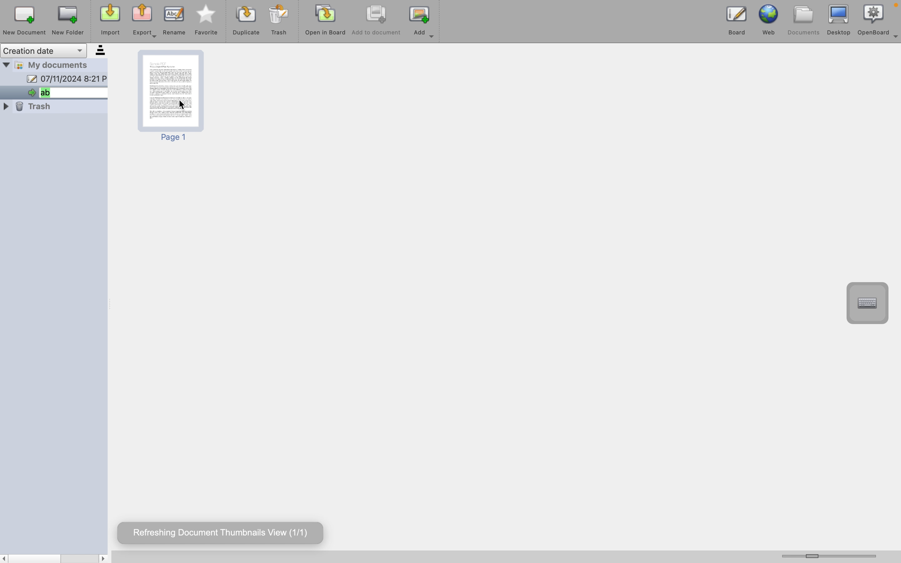 The image size is (901, 563). I want to click on my documents, so click(56, 72).